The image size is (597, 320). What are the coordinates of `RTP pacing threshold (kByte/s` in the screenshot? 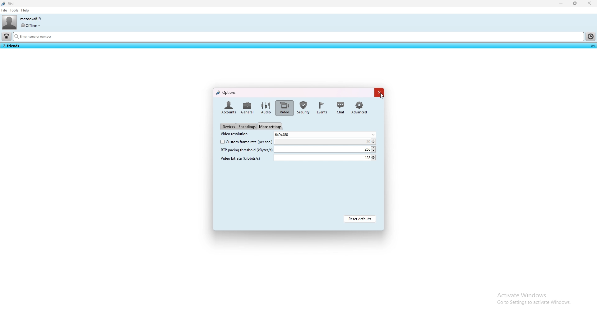 It's located at (244, 150).